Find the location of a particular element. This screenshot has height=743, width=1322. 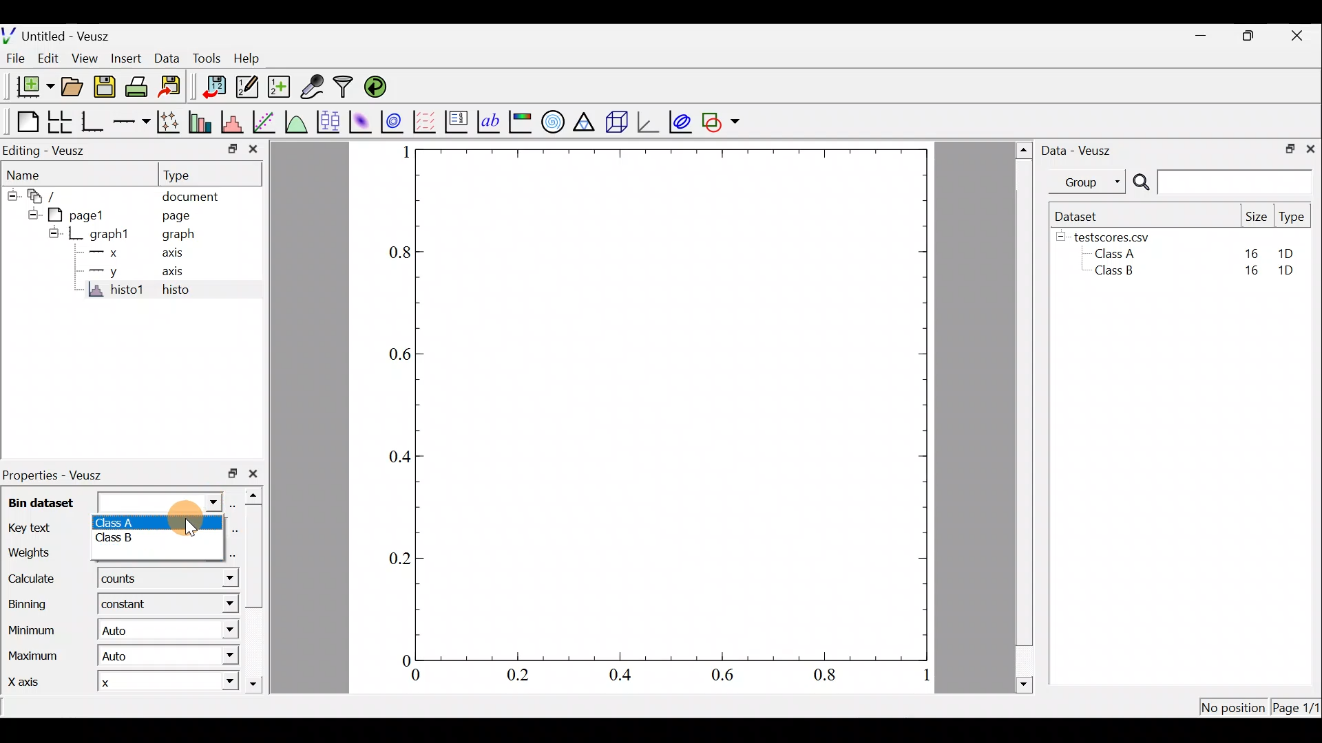

document is located at coordinates (198, 197).